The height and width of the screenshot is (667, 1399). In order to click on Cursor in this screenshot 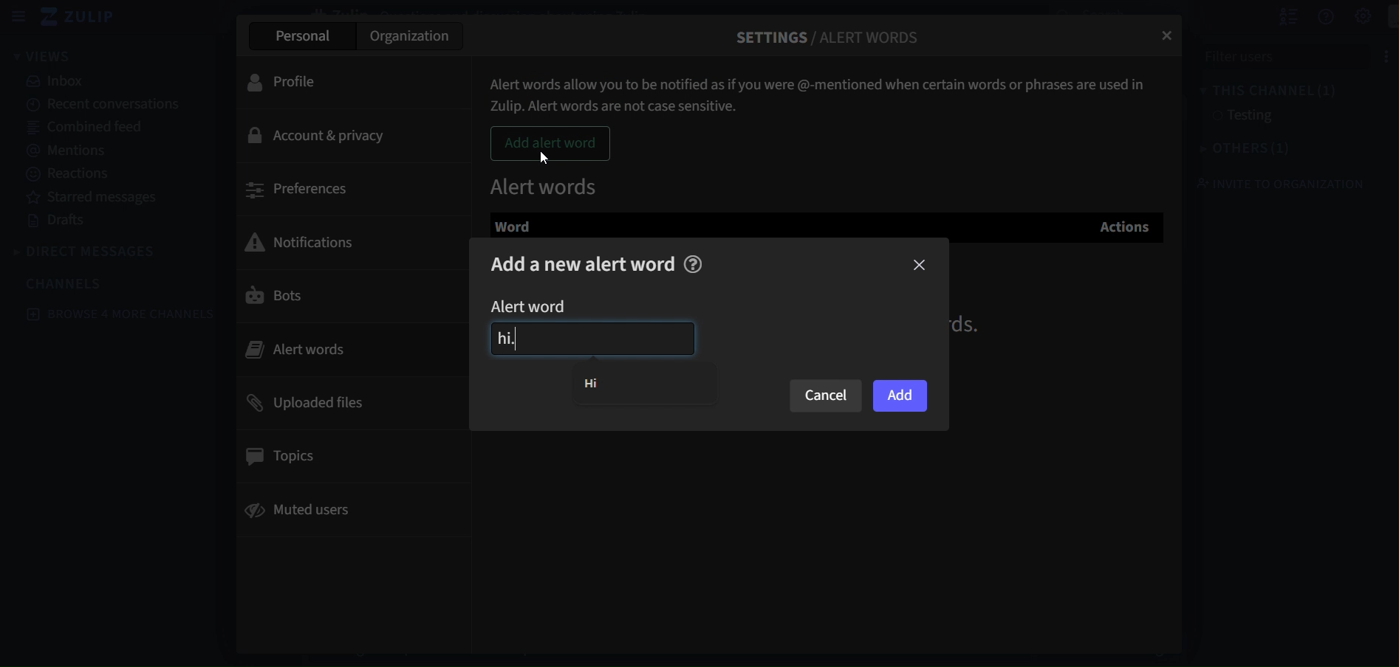, I will do `click(544, 159)`.